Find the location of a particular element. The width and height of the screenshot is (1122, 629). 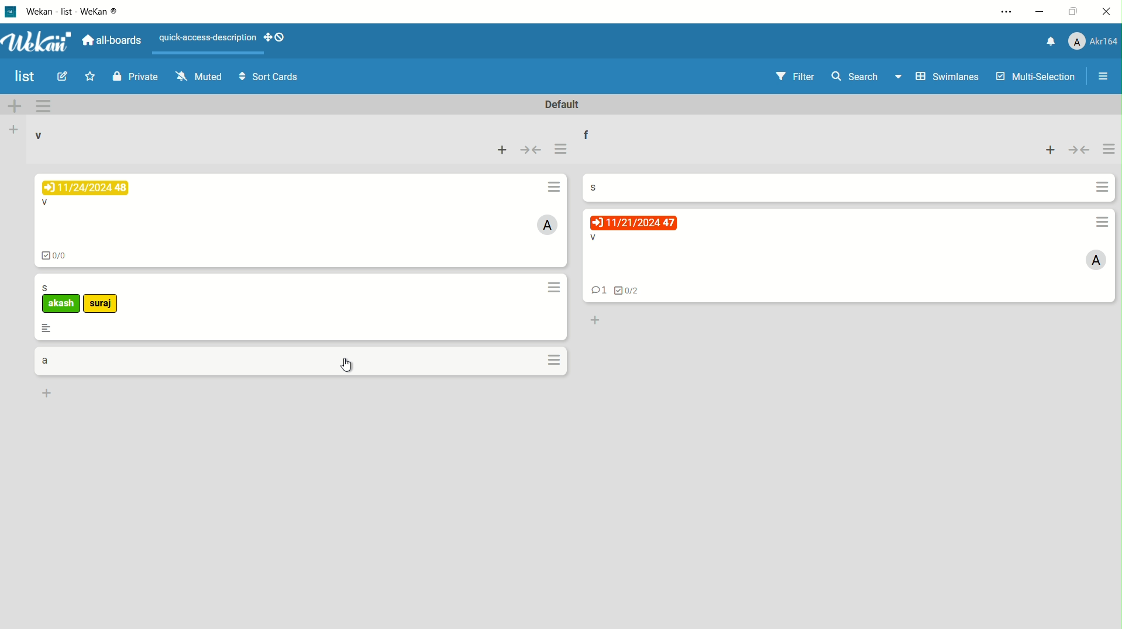

card name is located at coordinates (44, 360).